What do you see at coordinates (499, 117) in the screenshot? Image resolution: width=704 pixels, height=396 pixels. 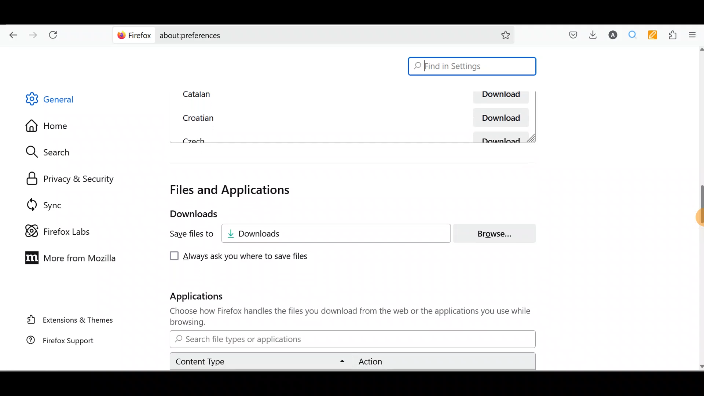 I see `Download` at bounding box center [499, 117].